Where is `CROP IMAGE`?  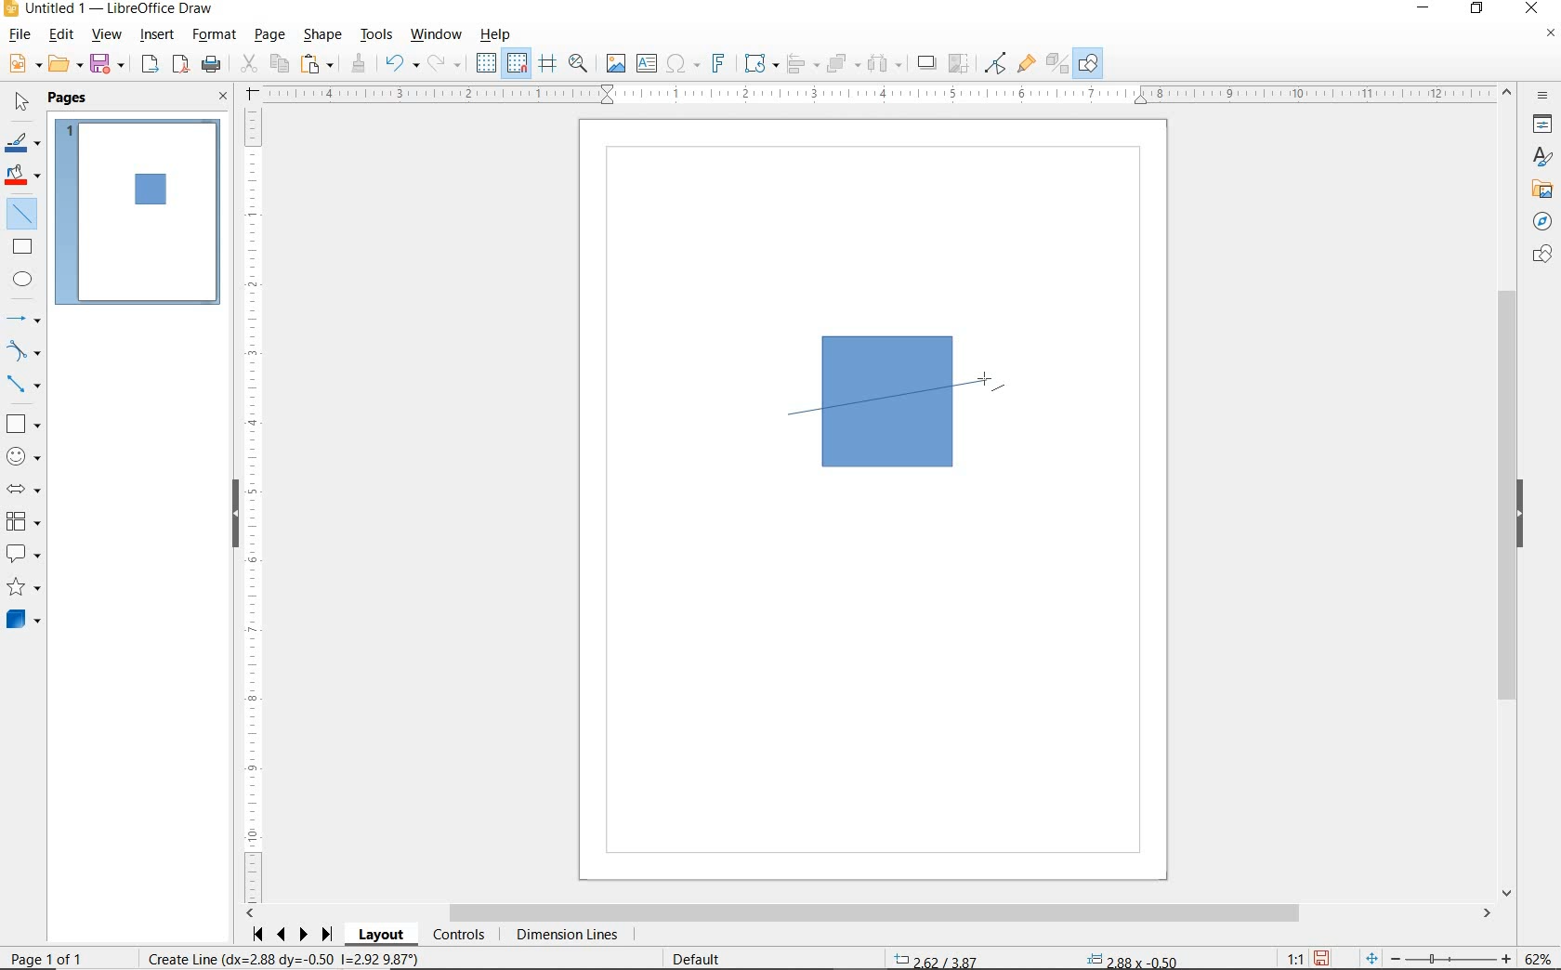 CROP IMAGE is located at coordinates (960, 64).